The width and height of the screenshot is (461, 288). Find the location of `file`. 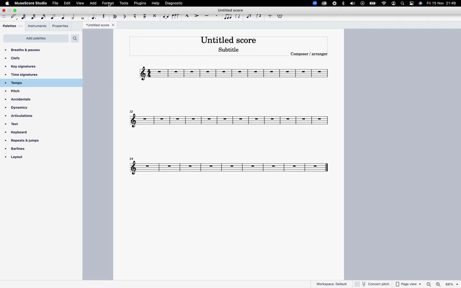

file is located at coordinates (56, 4).